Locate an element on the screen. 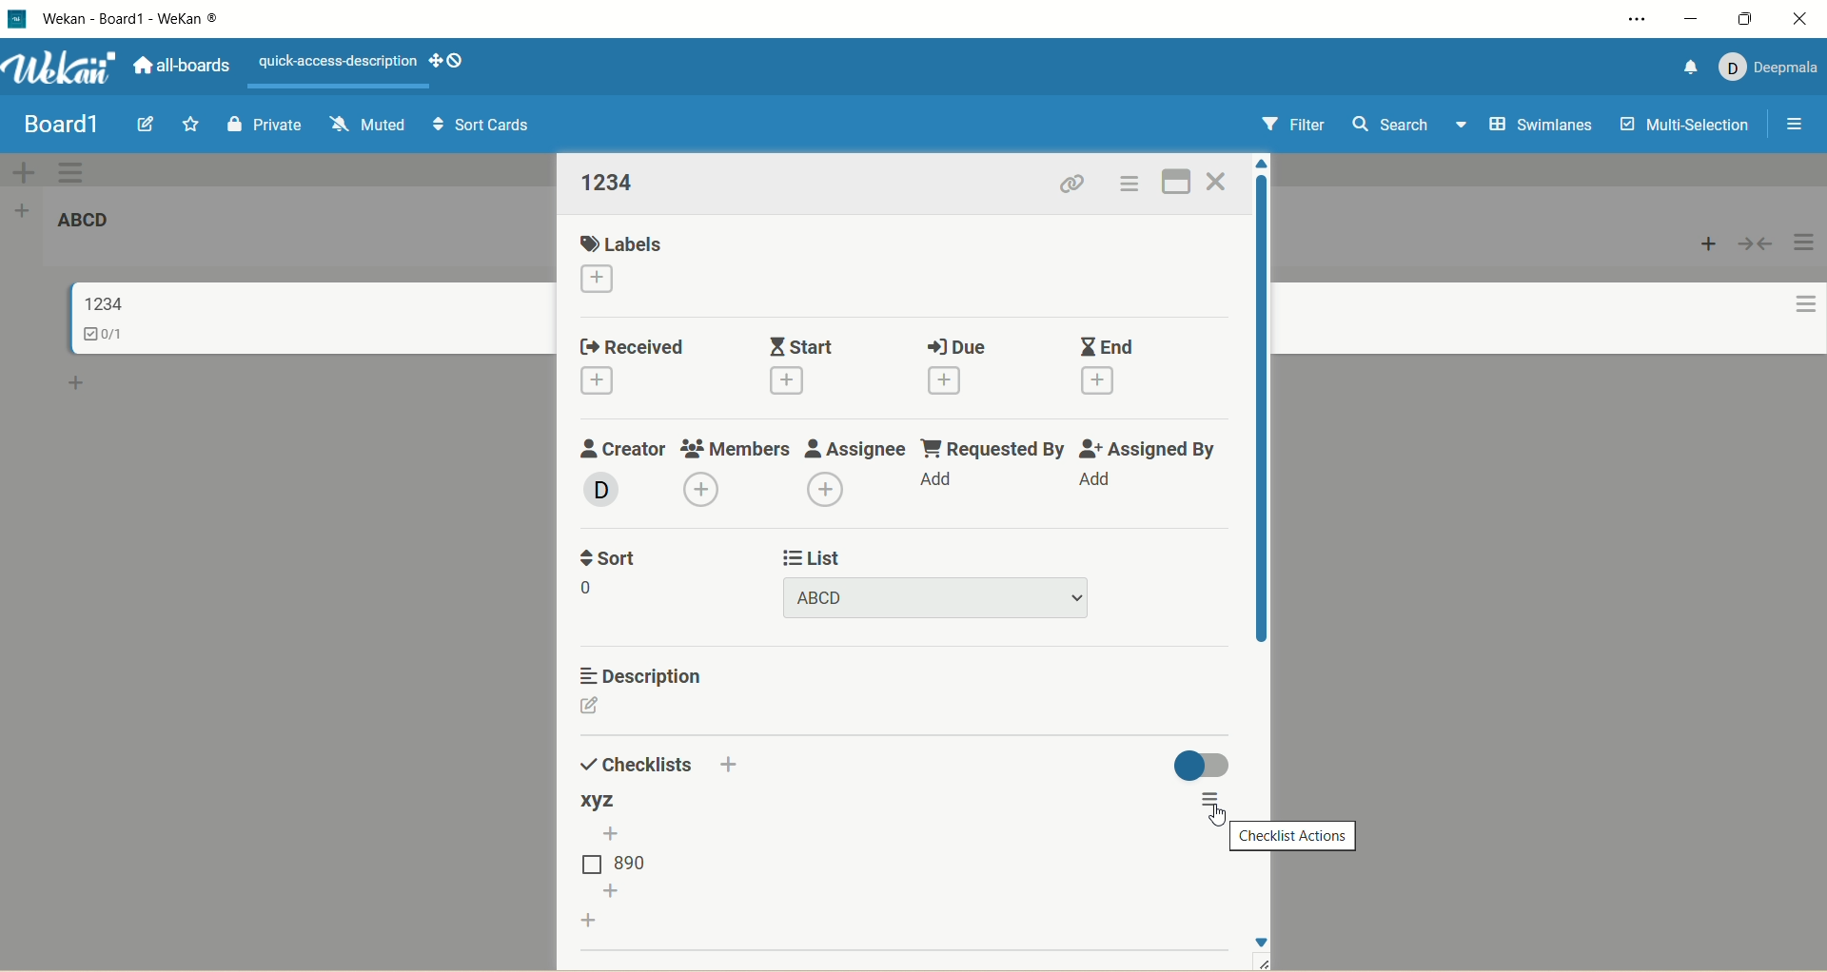  add card is located at coordinates (76, 380).